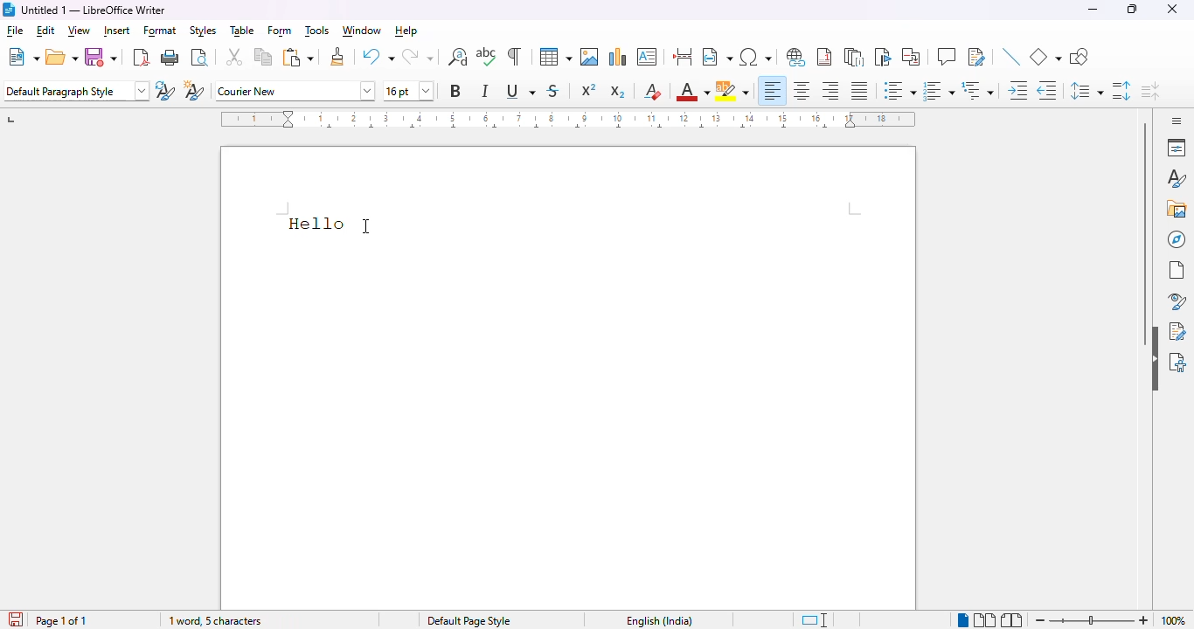  What do you see at coordinates (566, 118) in the screenshot?
I see `ruler` at bounding box center [566, 118].